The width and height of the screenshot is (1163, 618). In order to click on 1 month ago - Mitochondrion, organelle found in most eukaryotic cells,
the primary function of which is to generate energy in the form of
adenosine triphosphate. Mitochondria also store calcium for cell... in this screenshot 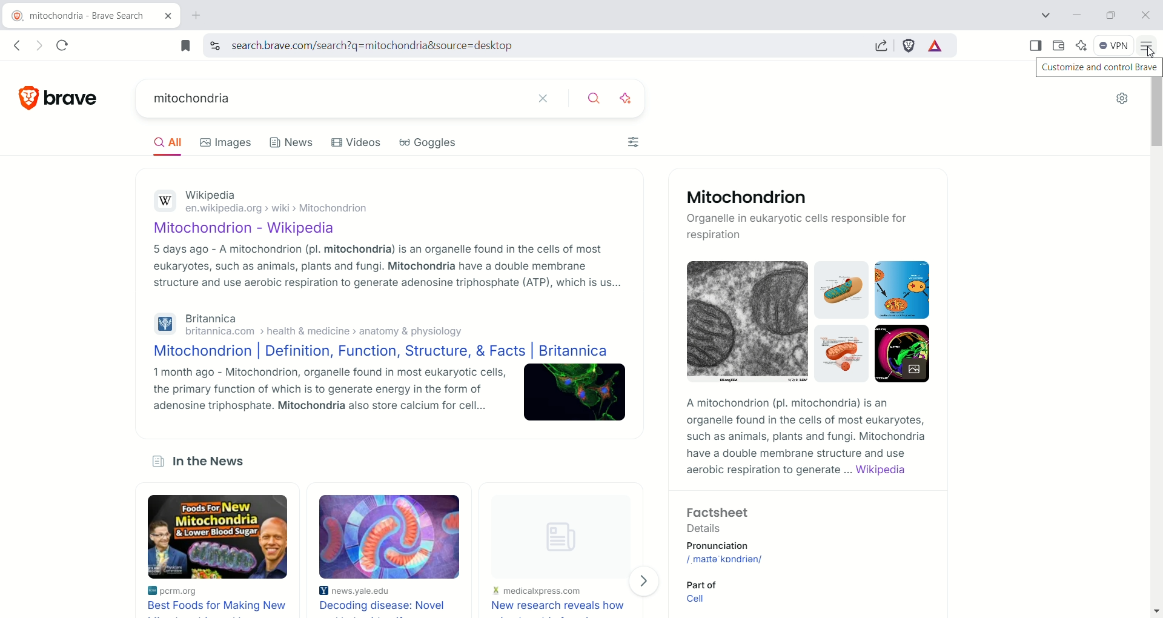, I will do `click(313, 397)`.